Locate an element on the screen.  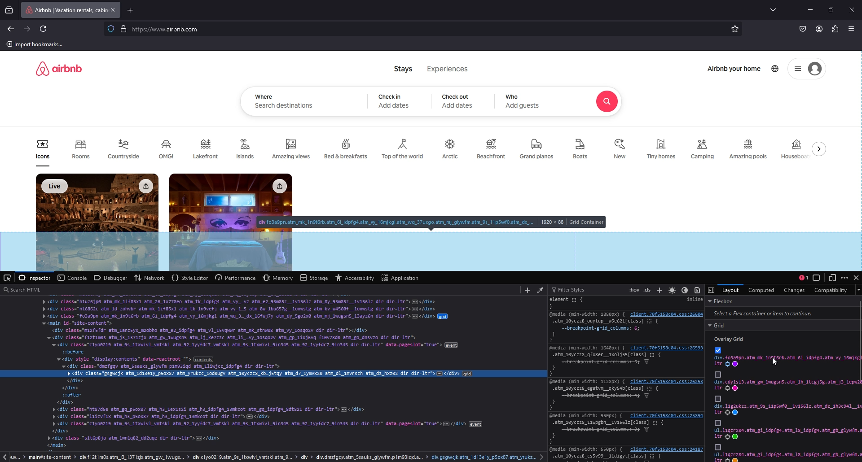
scroll bar is located at coordinates (859, 340).